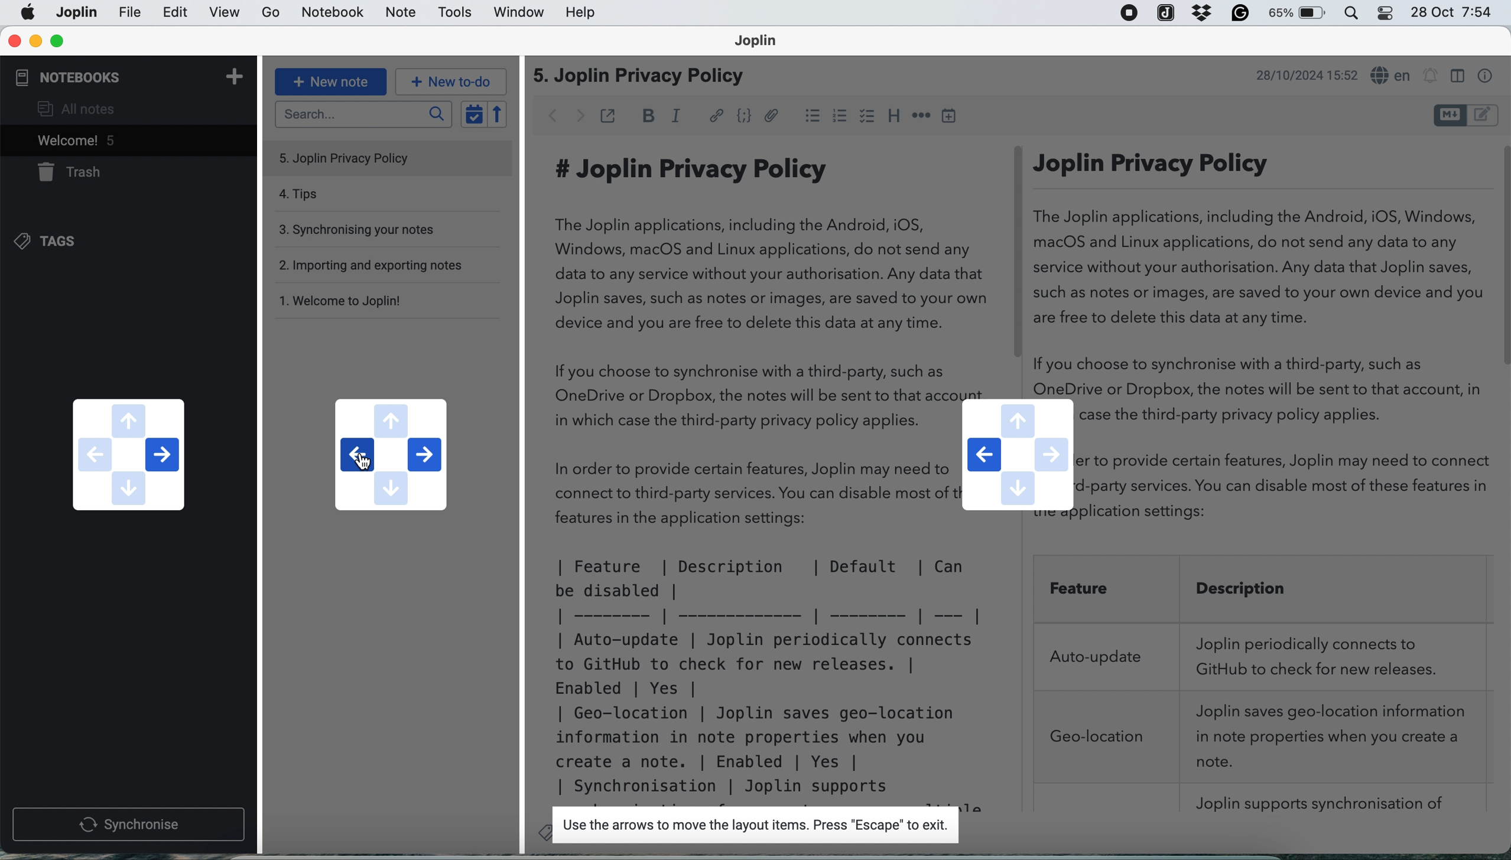 The height and width of the screenshot is (860, 1511). I want to click on note, so click(399, 13).